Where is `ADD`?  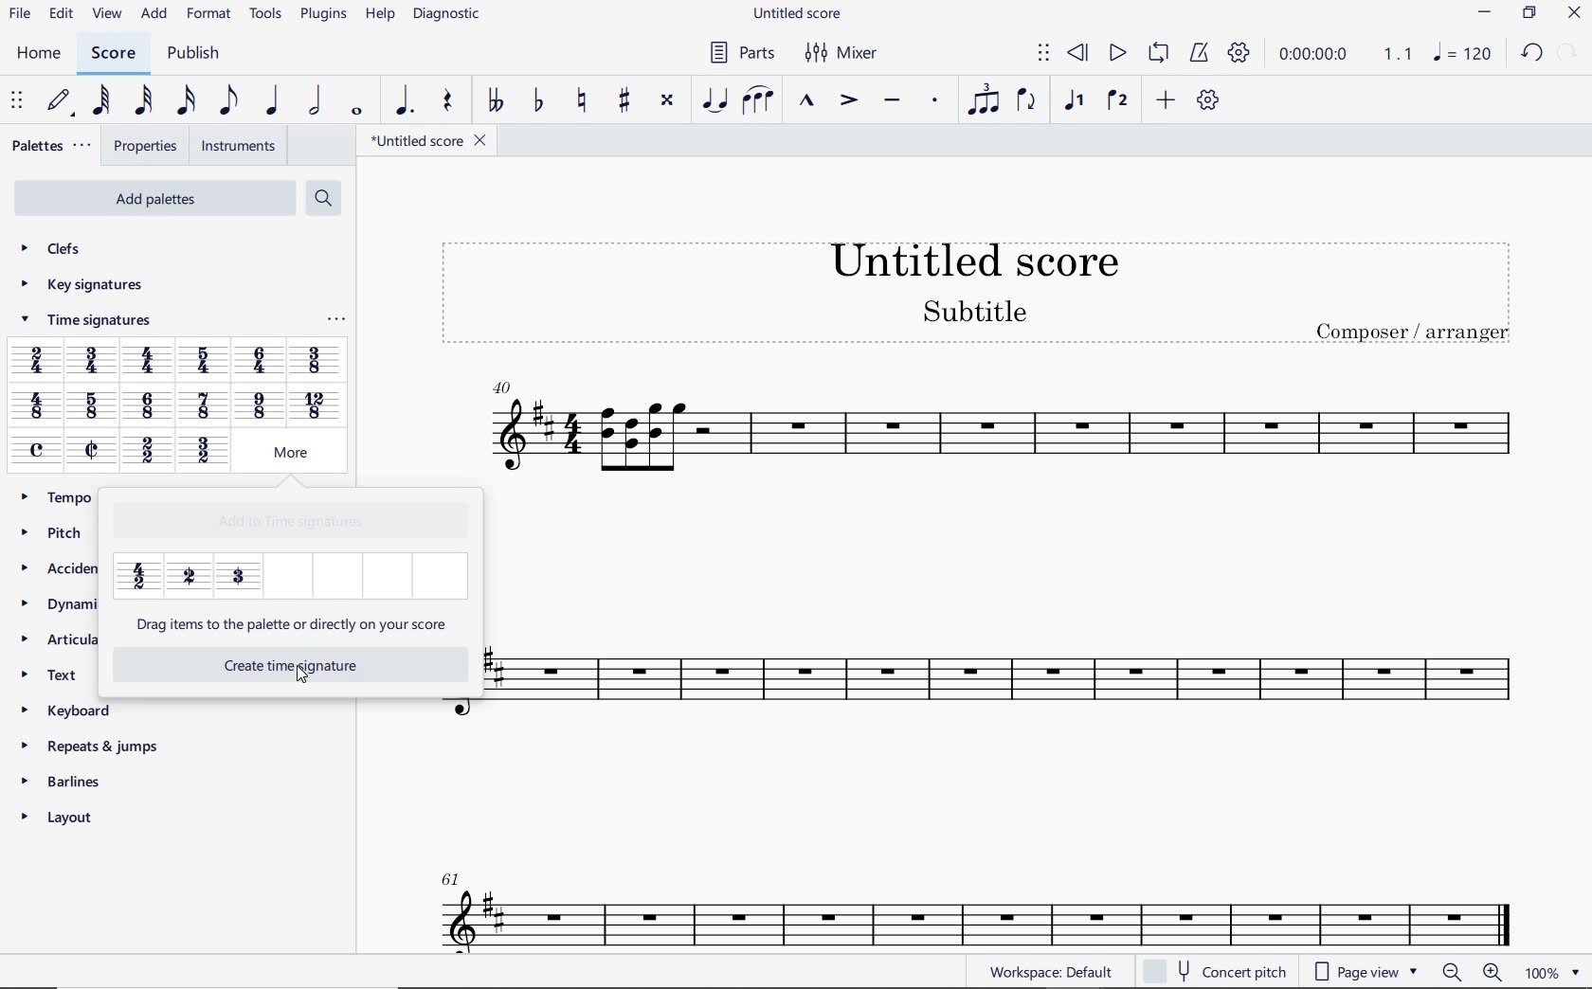
ADD is located at coordinates (1166, 99).